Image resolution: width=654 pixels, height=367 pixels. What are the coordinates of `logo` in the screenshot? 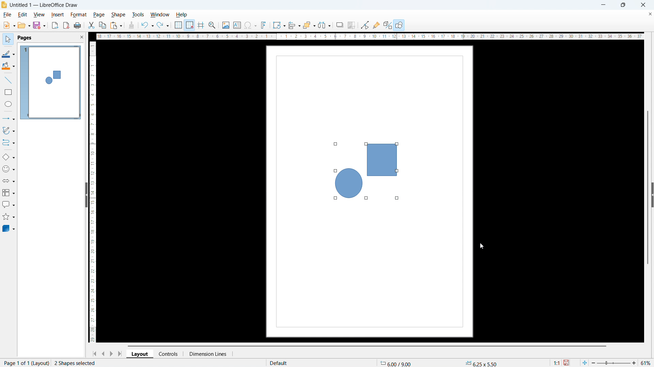 It's located at (4, 5).